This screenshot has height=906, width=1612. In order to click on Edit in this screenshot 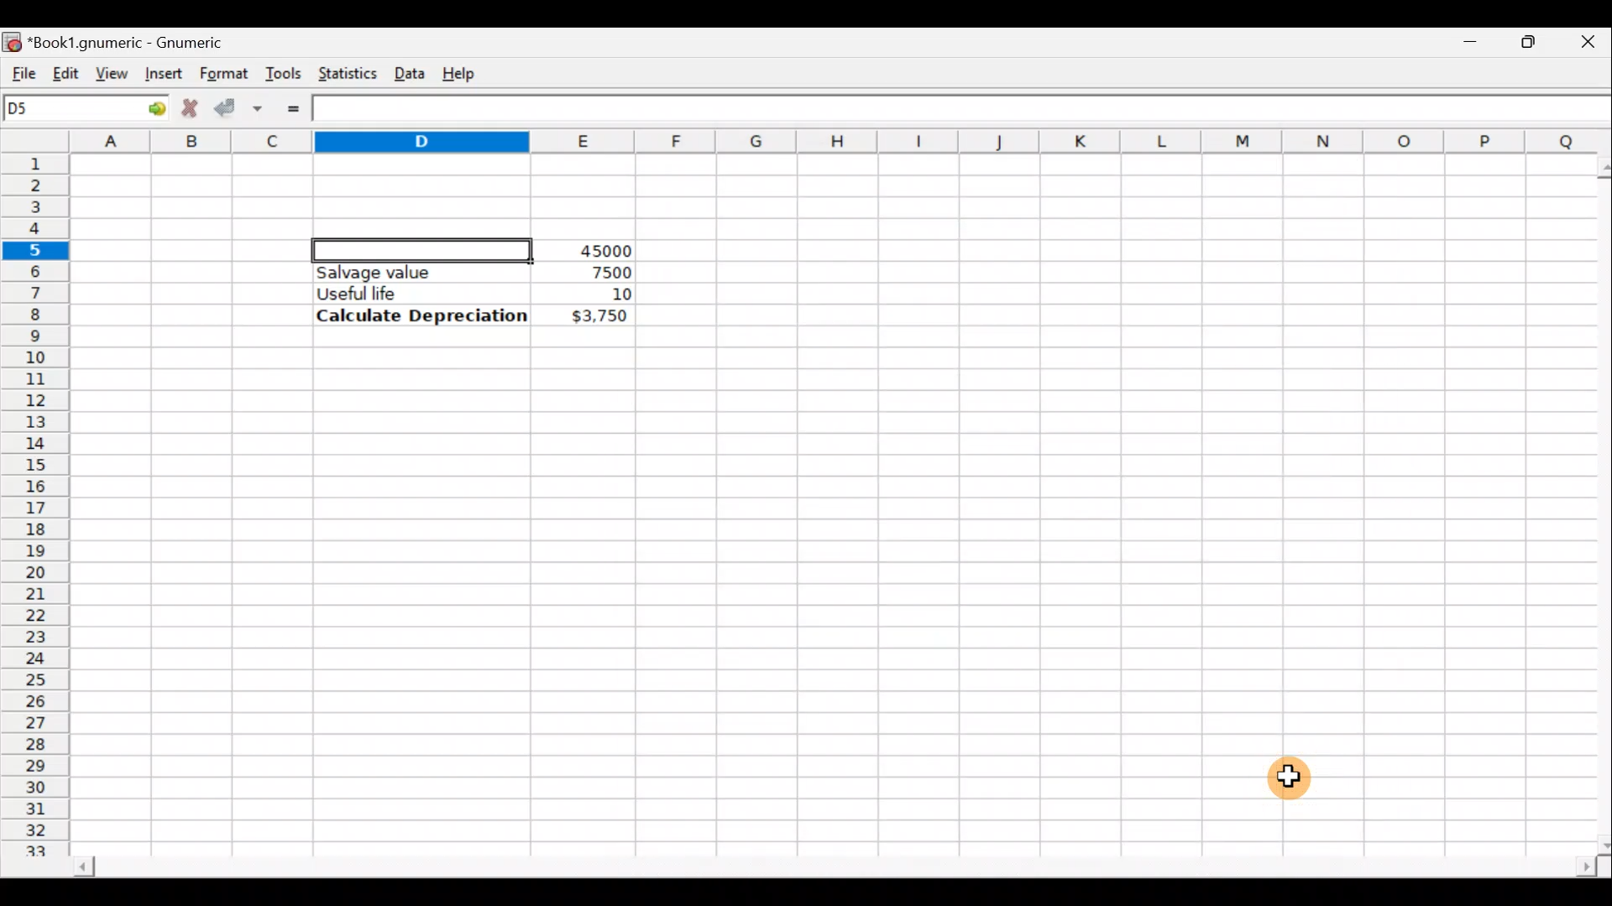, I will do `click(65, 70)`.